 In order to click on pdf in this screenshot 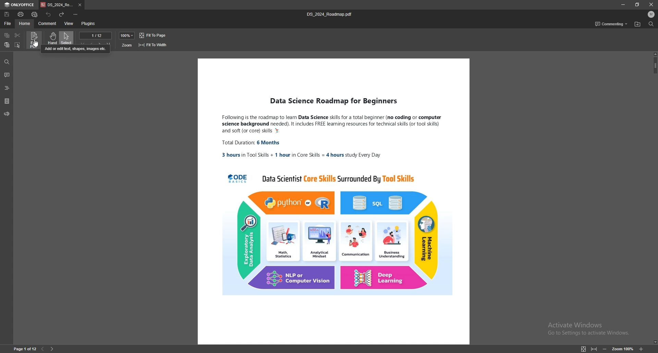, I will do `click(334, 201)`.